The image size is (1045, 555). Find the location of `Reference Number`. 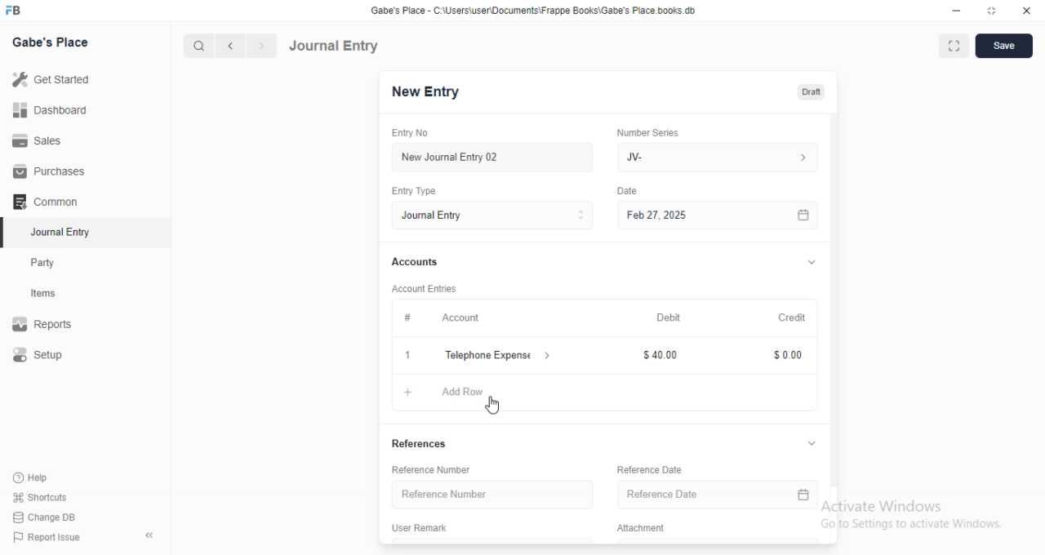

Reference Number is located at coordinates (438, 468).